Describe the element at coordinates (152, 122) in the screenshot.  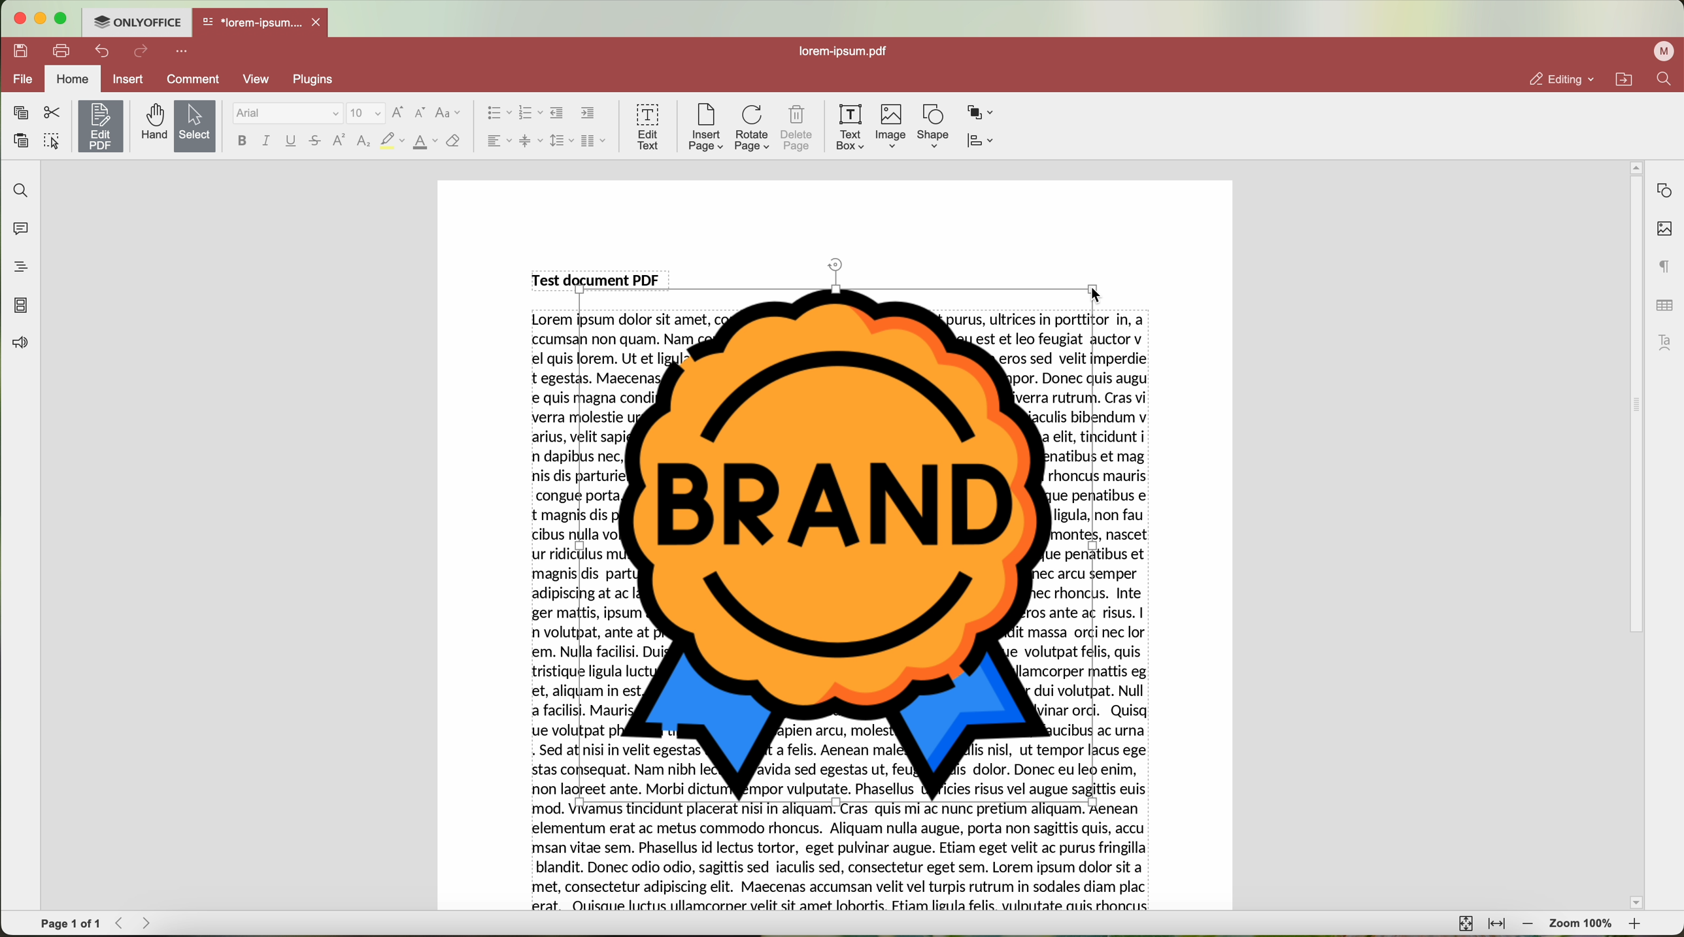
I see `hand` at that location.